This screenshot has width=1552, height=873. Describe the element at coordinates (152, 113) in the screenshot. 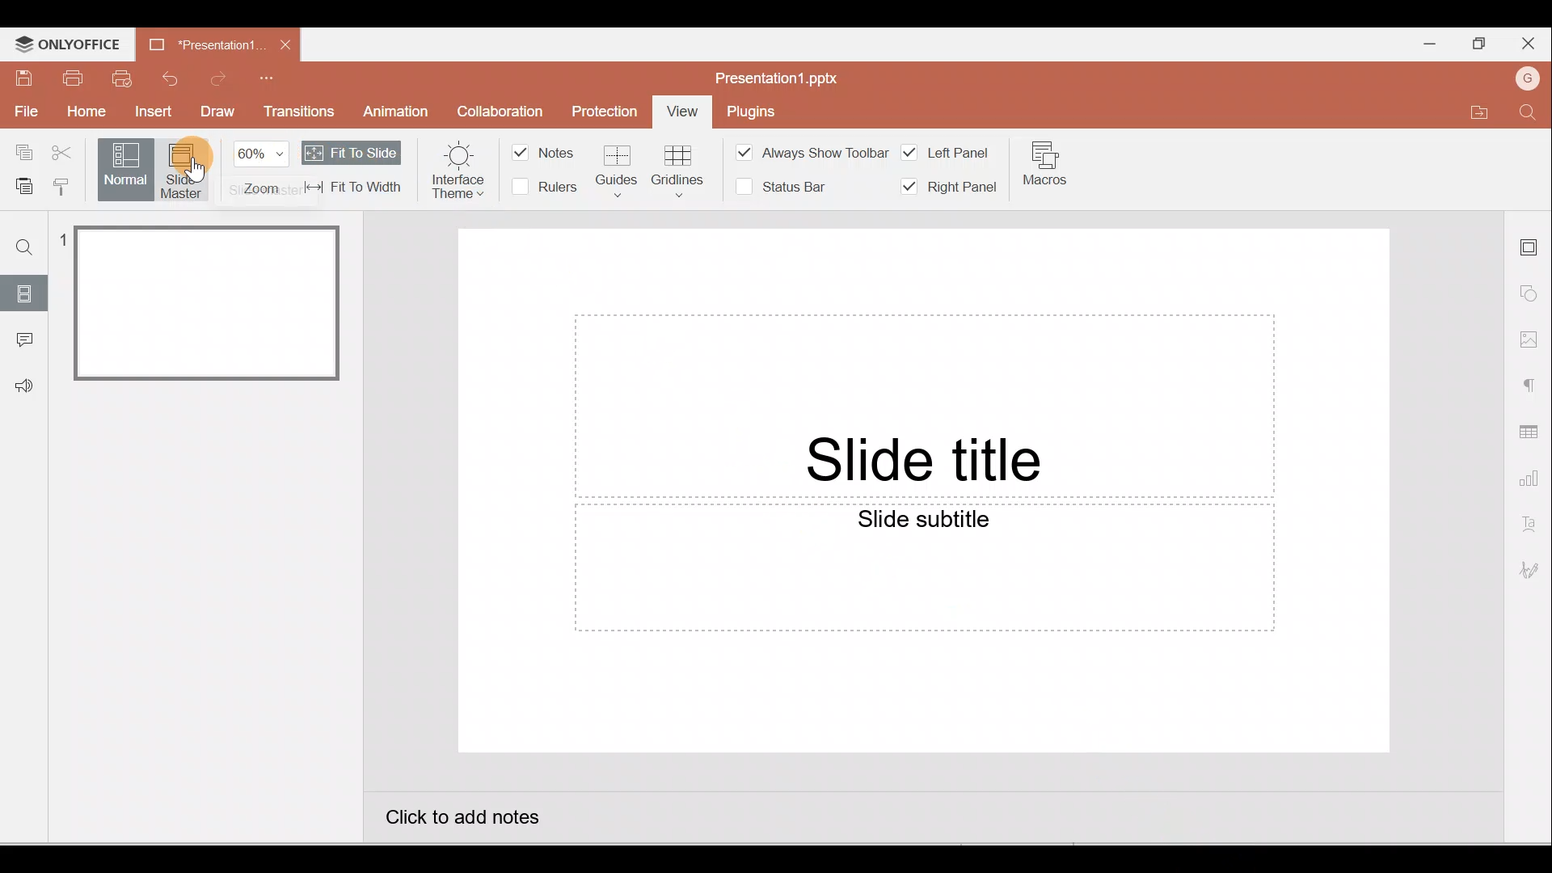

I see `Insert` at that location.